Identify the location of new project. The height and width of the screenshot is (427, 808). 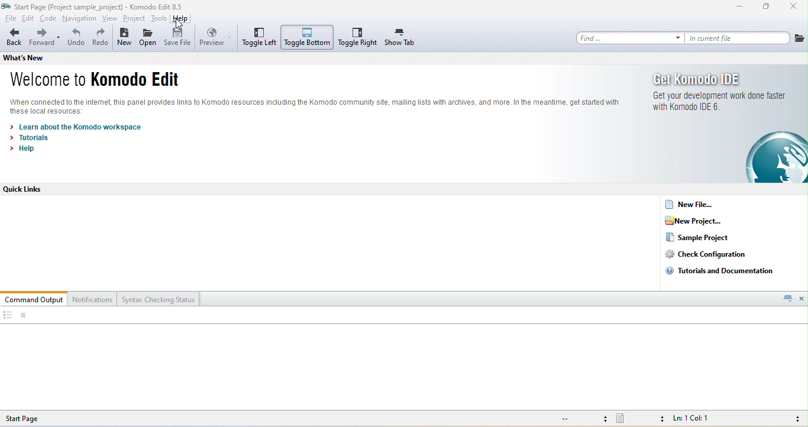
(701, 221).